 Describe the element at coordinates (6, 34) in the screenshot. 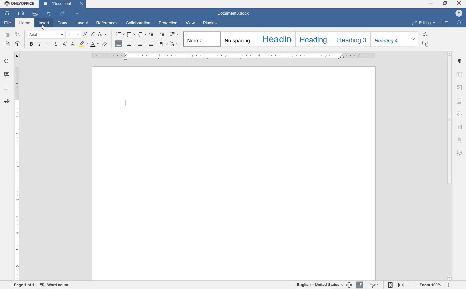

I see `COPY` at that location.